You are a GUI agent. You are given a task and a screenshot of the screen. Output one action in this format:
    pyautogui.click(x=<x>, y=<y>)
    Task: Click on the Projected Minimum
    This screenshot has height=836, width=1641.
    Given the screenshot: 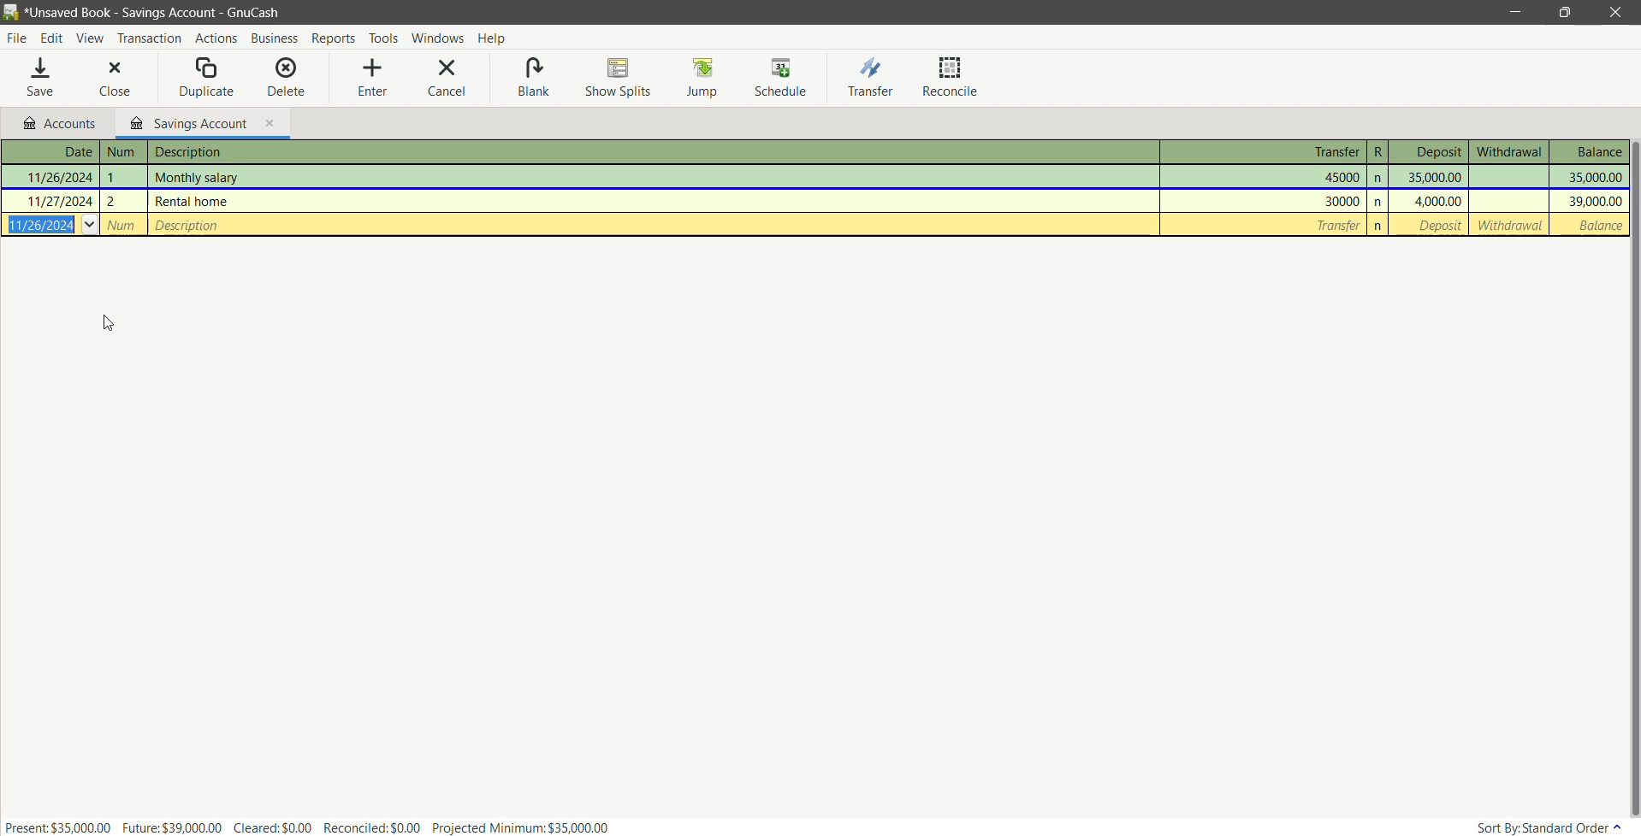 What is the action you would take?
    pyautogui.click(x=522, y=828)
    